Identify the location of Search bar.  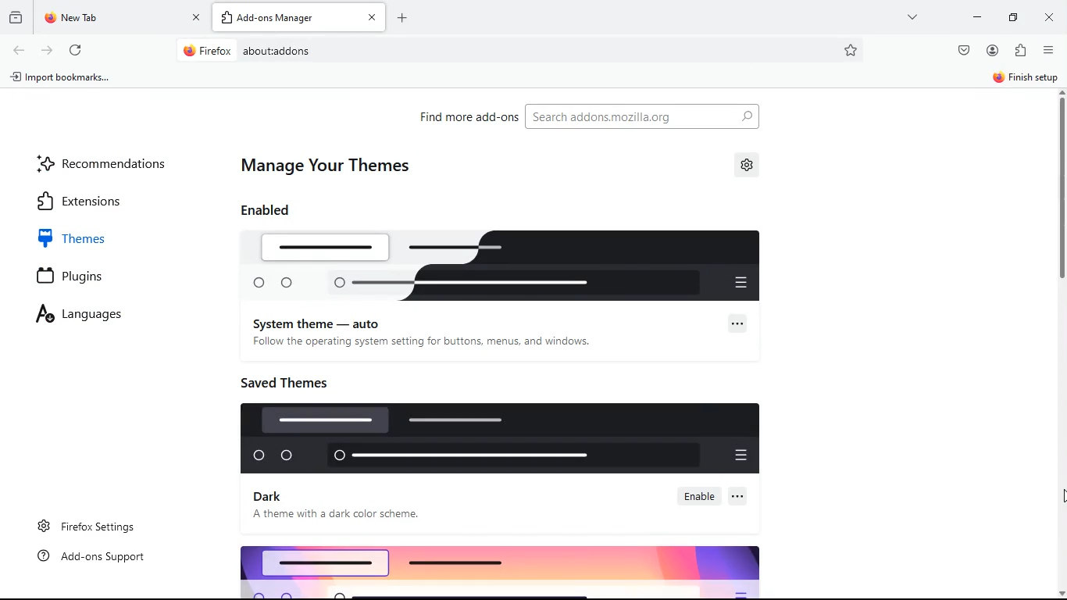
(523, 51).